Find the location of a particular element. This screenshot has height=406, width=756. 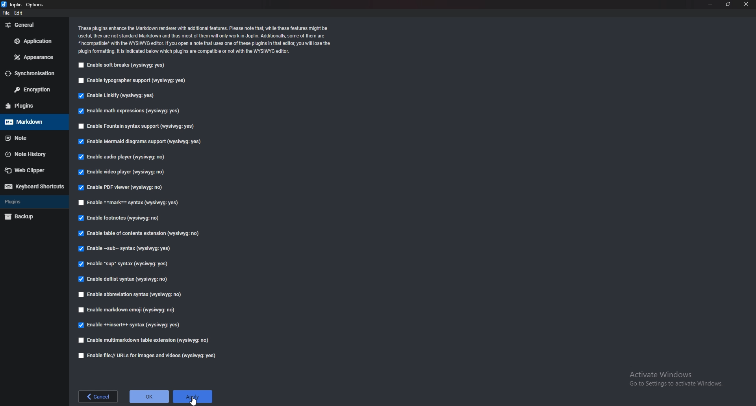

Enable typographer support is located at coordinates (136, 81).